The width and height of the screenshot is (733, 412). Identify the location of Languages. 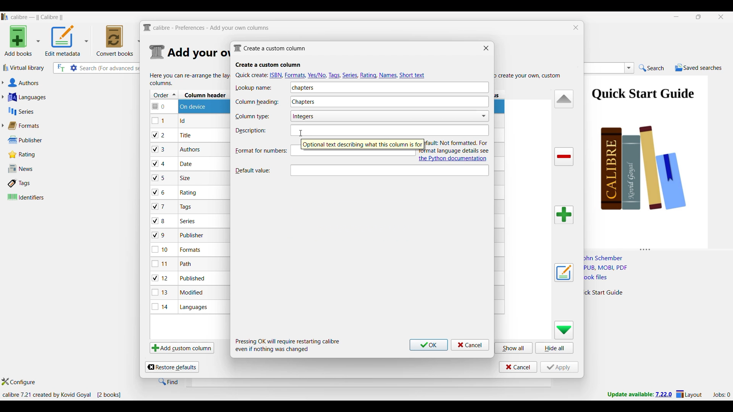
(58, 97).